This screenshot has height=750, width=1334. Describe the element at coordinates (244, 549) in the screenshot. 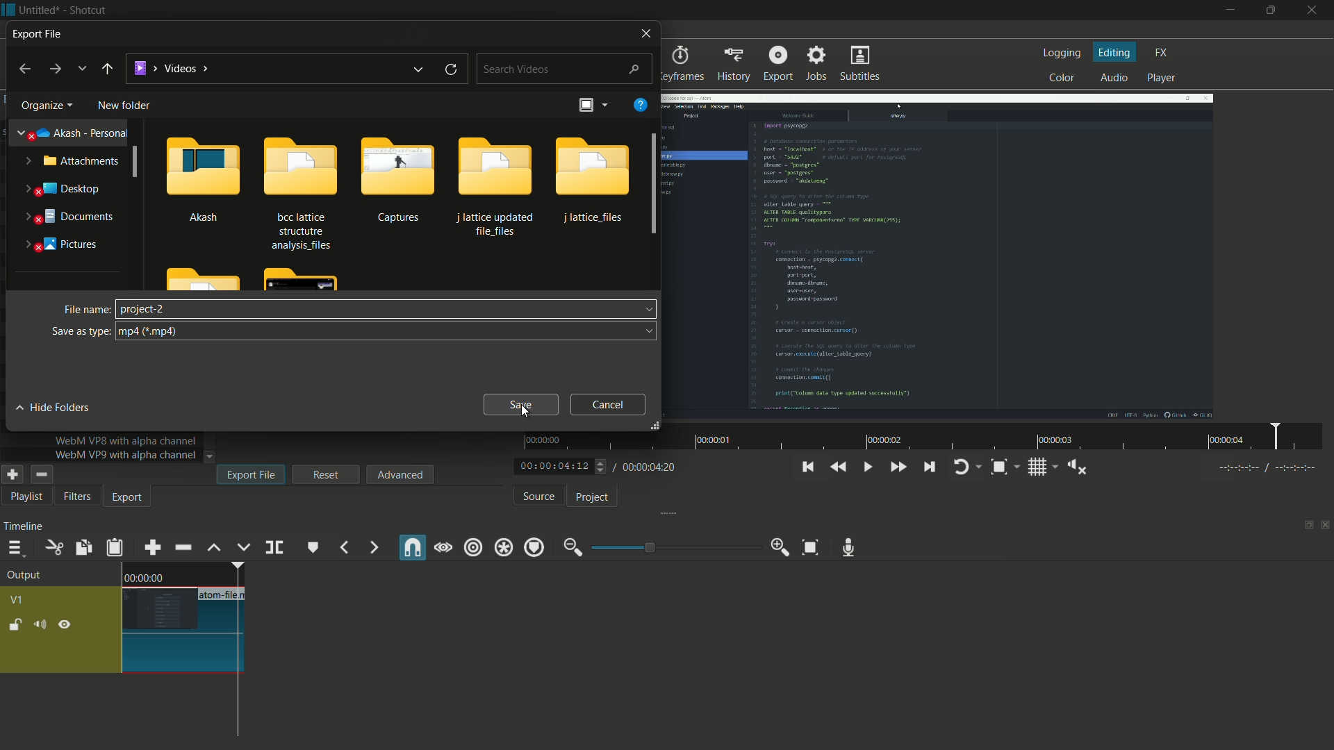

I see `overwrite` at that location.